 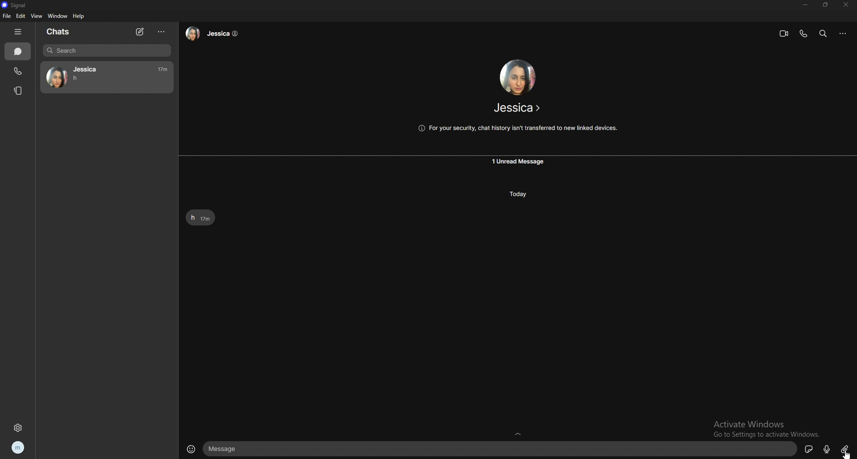 What do you see at coordinates (520, 433) in the screenshot?
I see `expand text box` at bounding box center [520, 433].